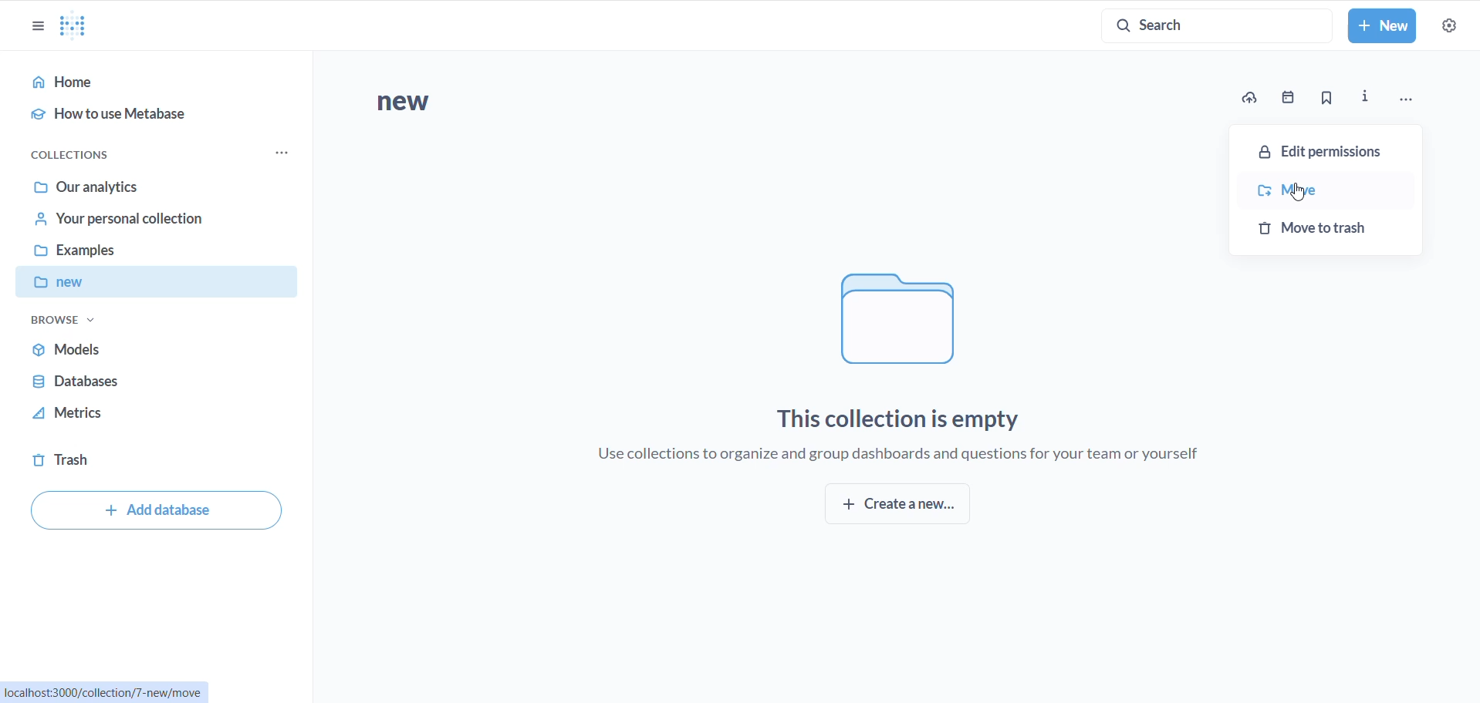  What do you see at coordinates (32, 26) in the screenshot?
I see `close sidebar` at bounding box center [32, 26].